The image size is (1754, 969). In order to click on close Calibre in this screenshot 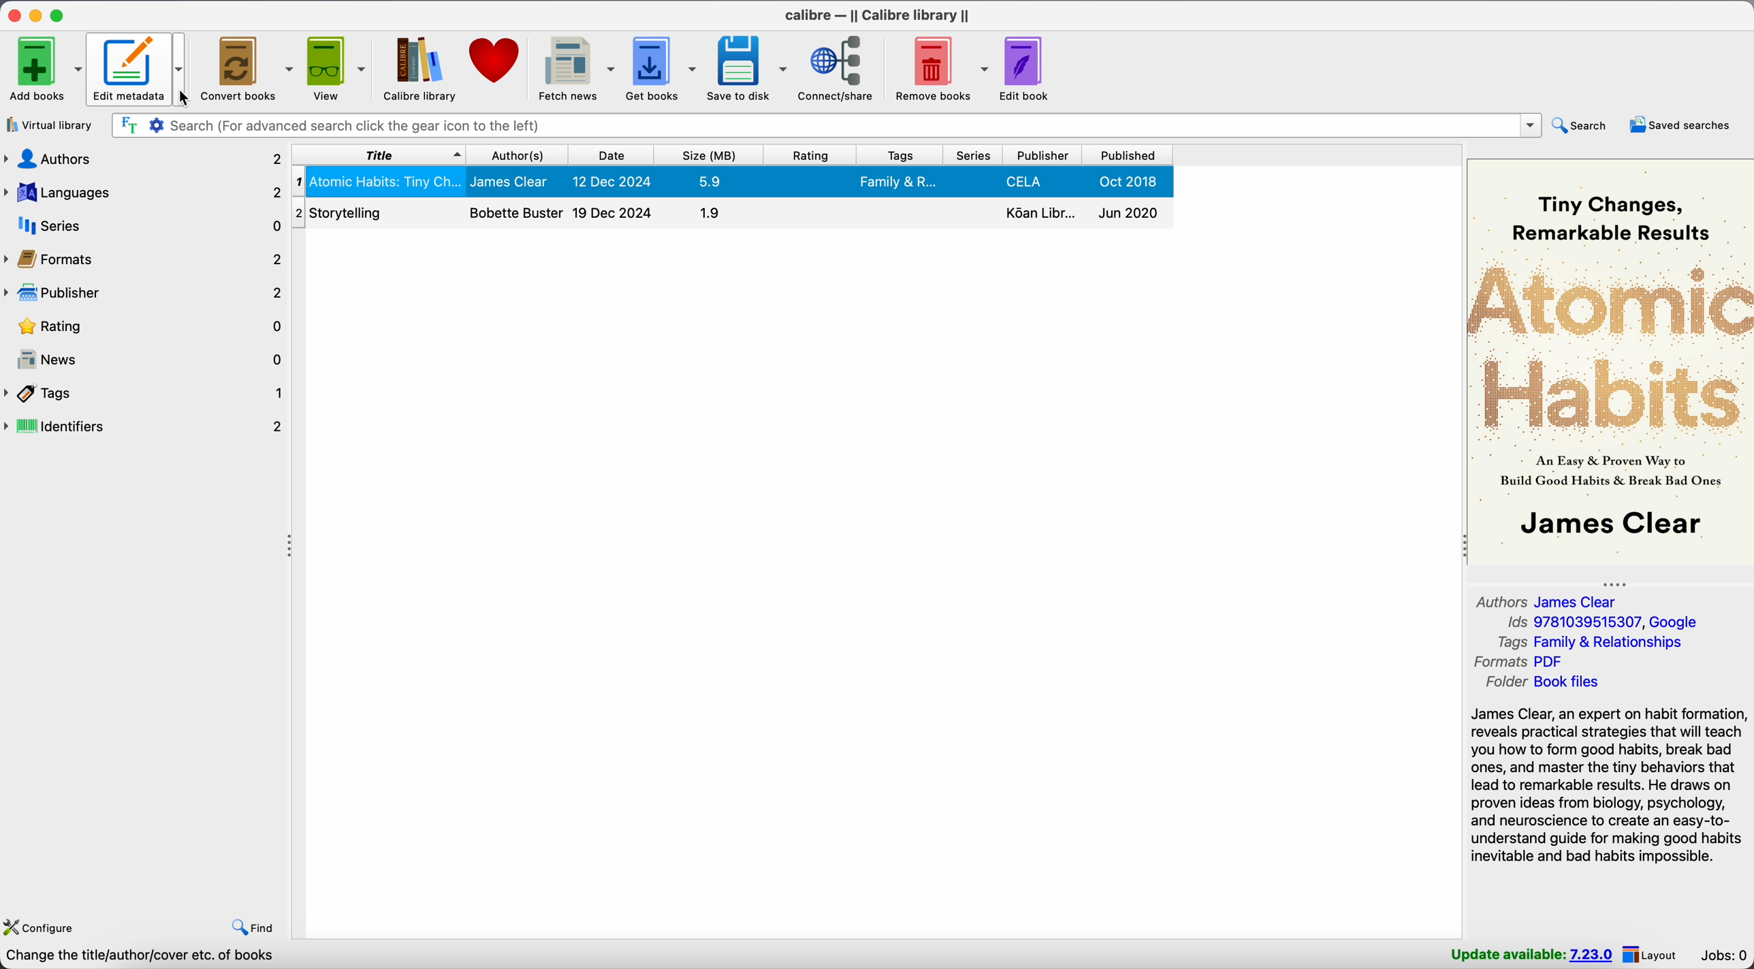, I will do `click(12, 14)`.